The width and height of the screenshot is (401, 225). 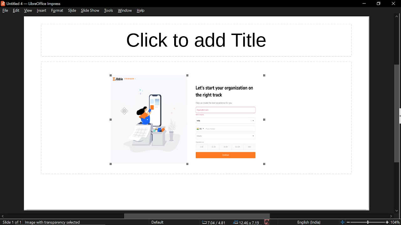 I want to click on vertical scrollbar, so click(x=397, y=113).